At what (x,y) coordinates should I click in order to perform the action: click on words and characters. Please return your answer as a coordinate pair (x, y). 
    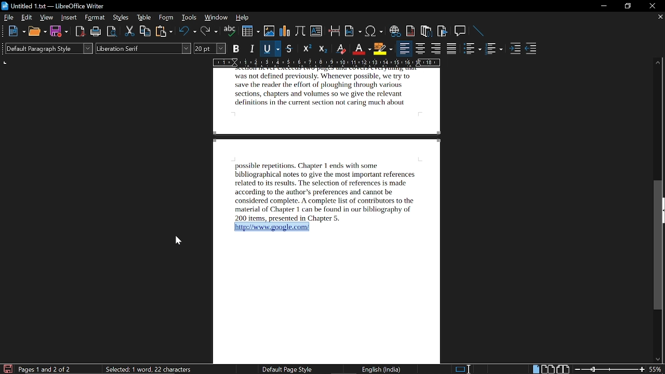
    Looking at the image, I should click on (143, 369).